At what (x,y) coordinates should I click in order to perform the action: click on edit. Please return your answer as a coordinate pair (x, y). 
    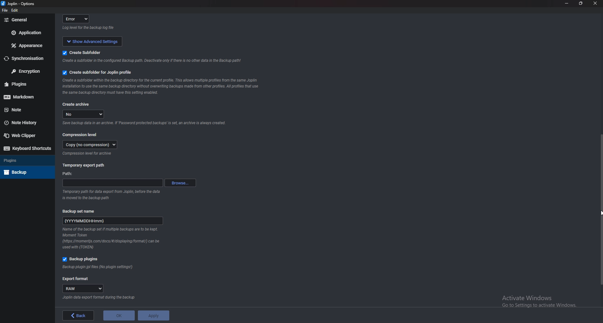
    Looking at the image, I should click on (16, 11).